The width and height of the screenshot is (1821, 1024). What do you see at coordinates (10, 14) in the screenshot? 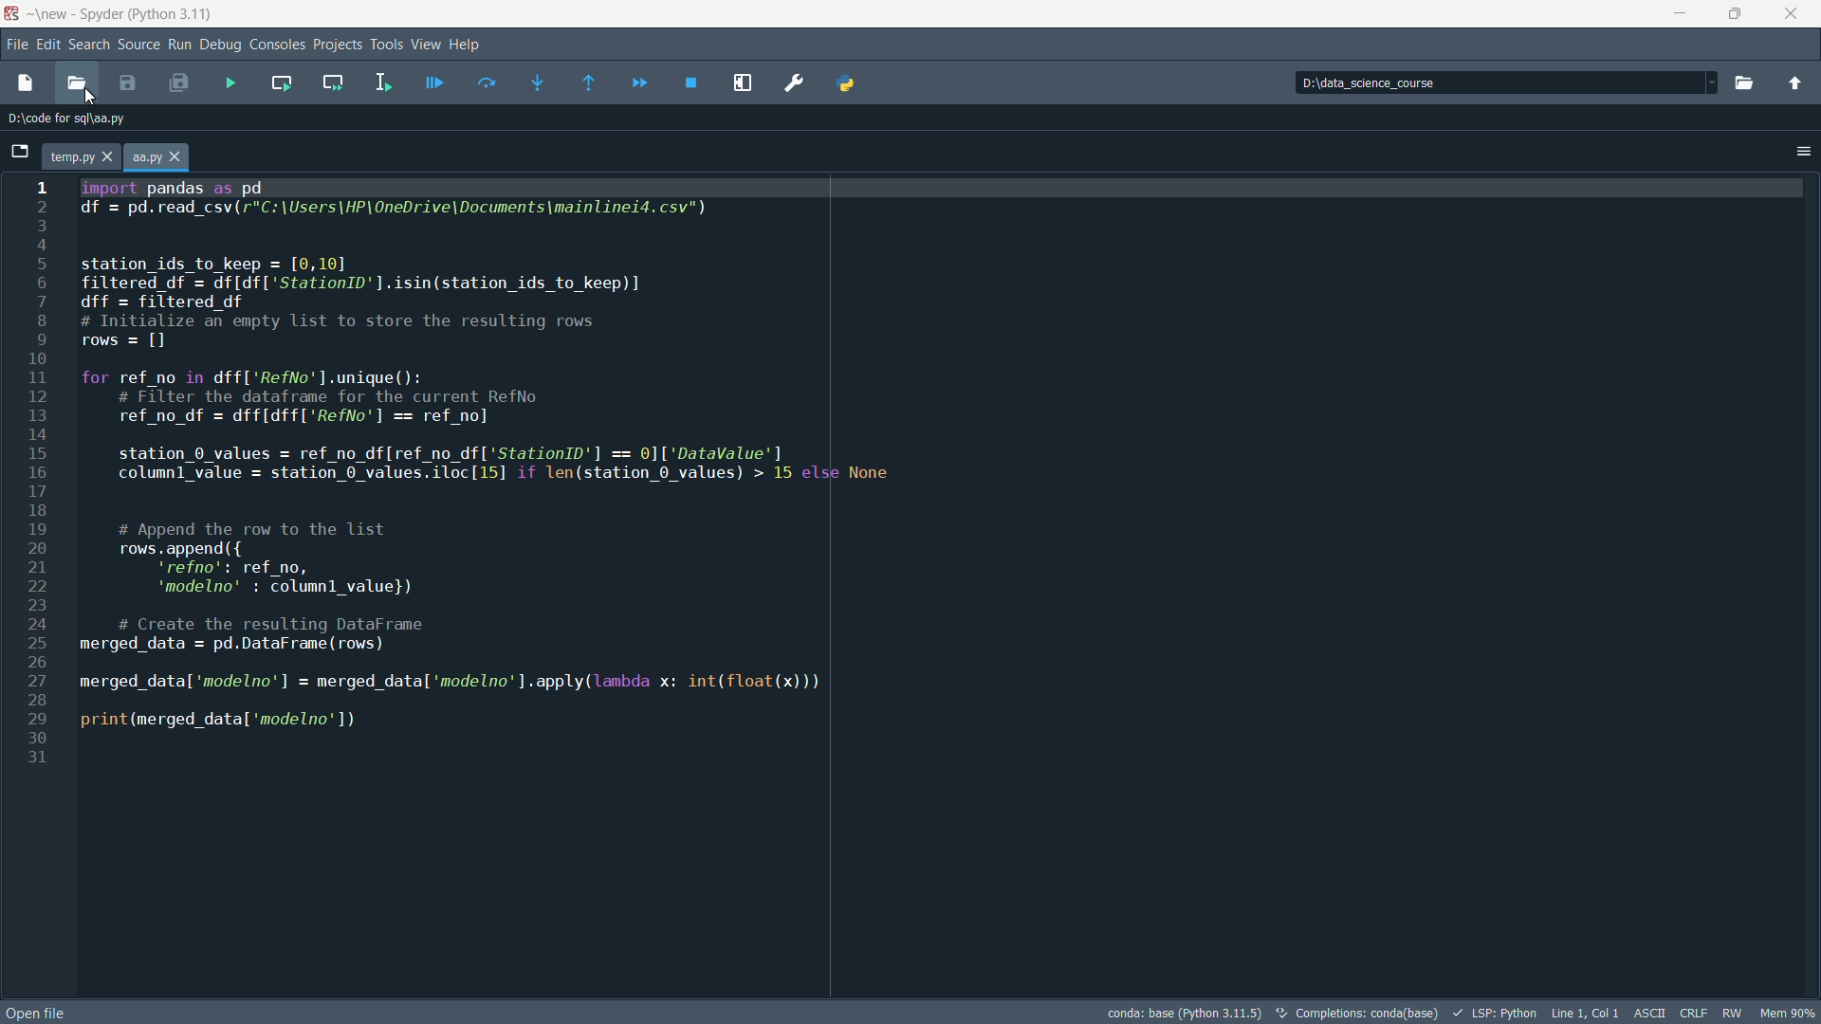
I see `app icon` at bounding box center [10, 14].